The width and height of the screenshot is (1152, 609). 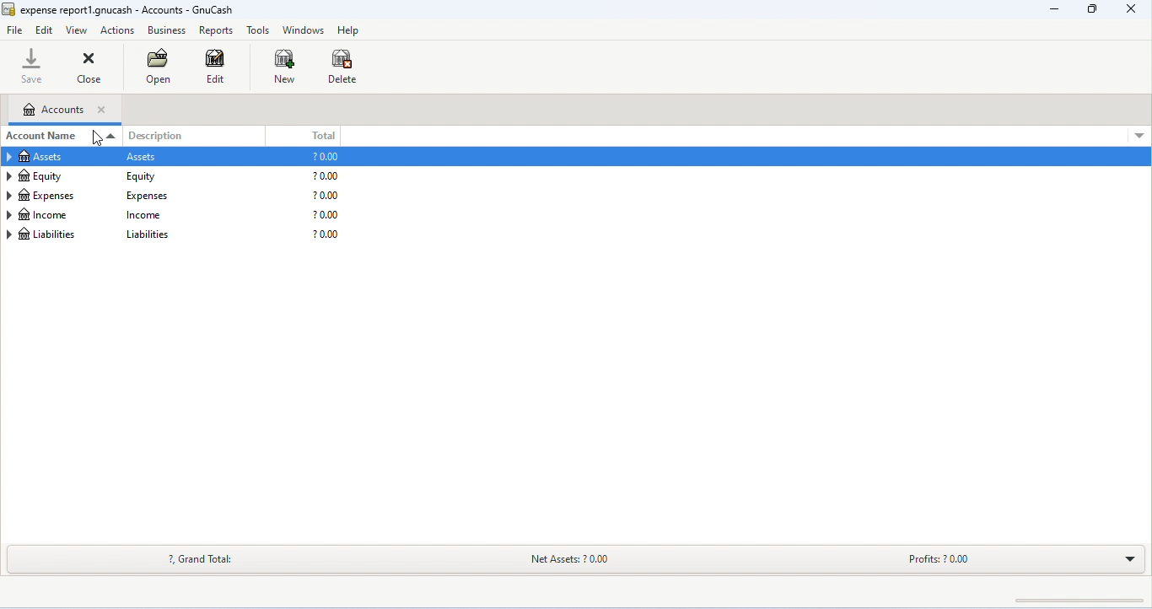 What do you see at coordinates (349, 31) in the screenshot?
I see `help` at bounding box center [349, 31].